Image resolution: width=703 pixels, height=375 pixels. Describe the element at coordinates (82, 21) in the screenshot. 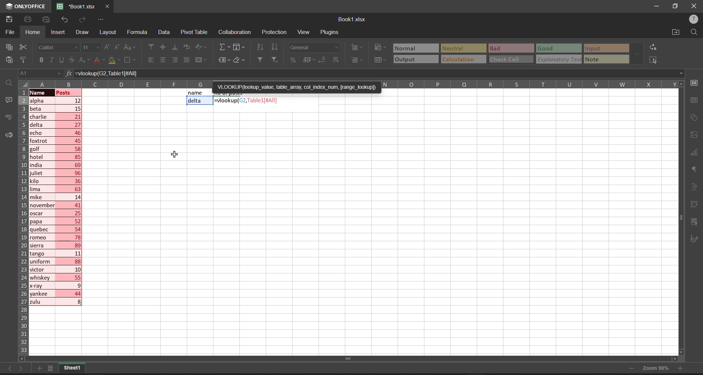

I see `redo` at that location.